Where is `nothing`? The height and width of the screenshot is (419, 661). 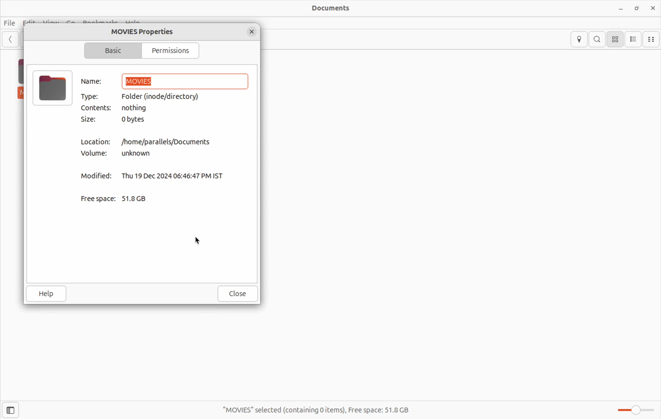
nothing is located at coordinates (141, 109).